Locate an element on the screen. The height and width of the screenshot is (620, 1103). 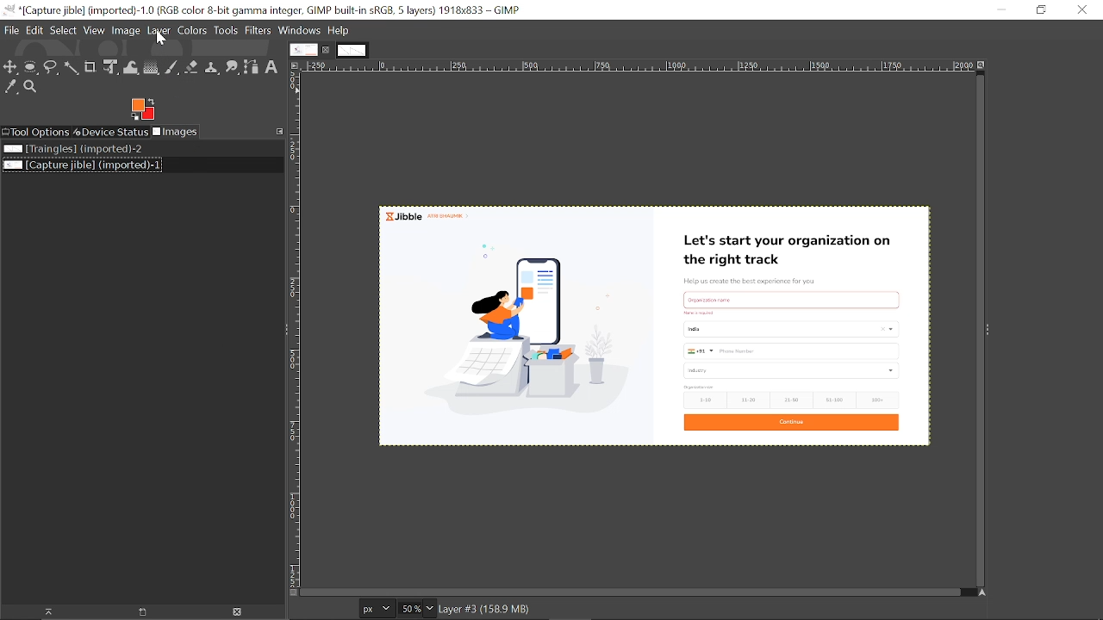
Device status is located at coordinates (111, 133).